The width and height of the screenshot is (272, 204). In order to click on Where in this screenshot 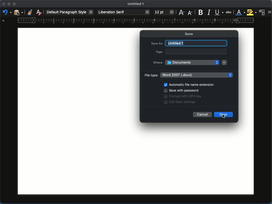, I will do `click(158, 63)`.